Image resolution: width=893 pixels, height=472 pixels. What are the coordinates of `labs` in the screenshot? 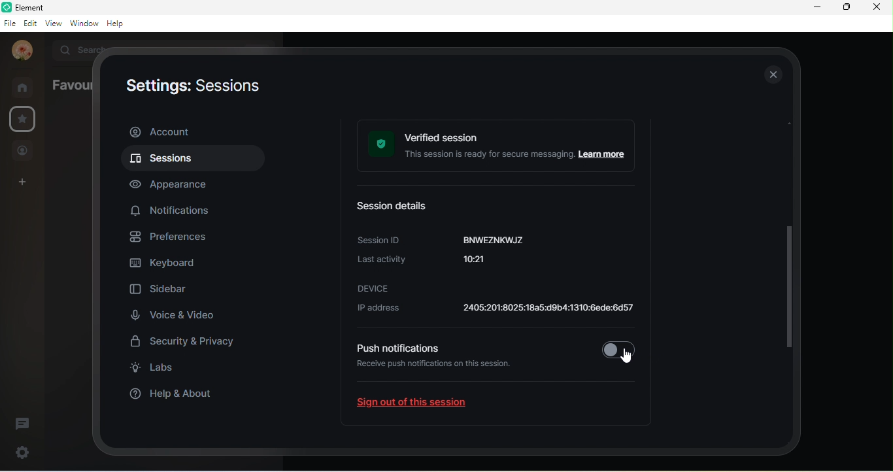 It's located at (158, 369).